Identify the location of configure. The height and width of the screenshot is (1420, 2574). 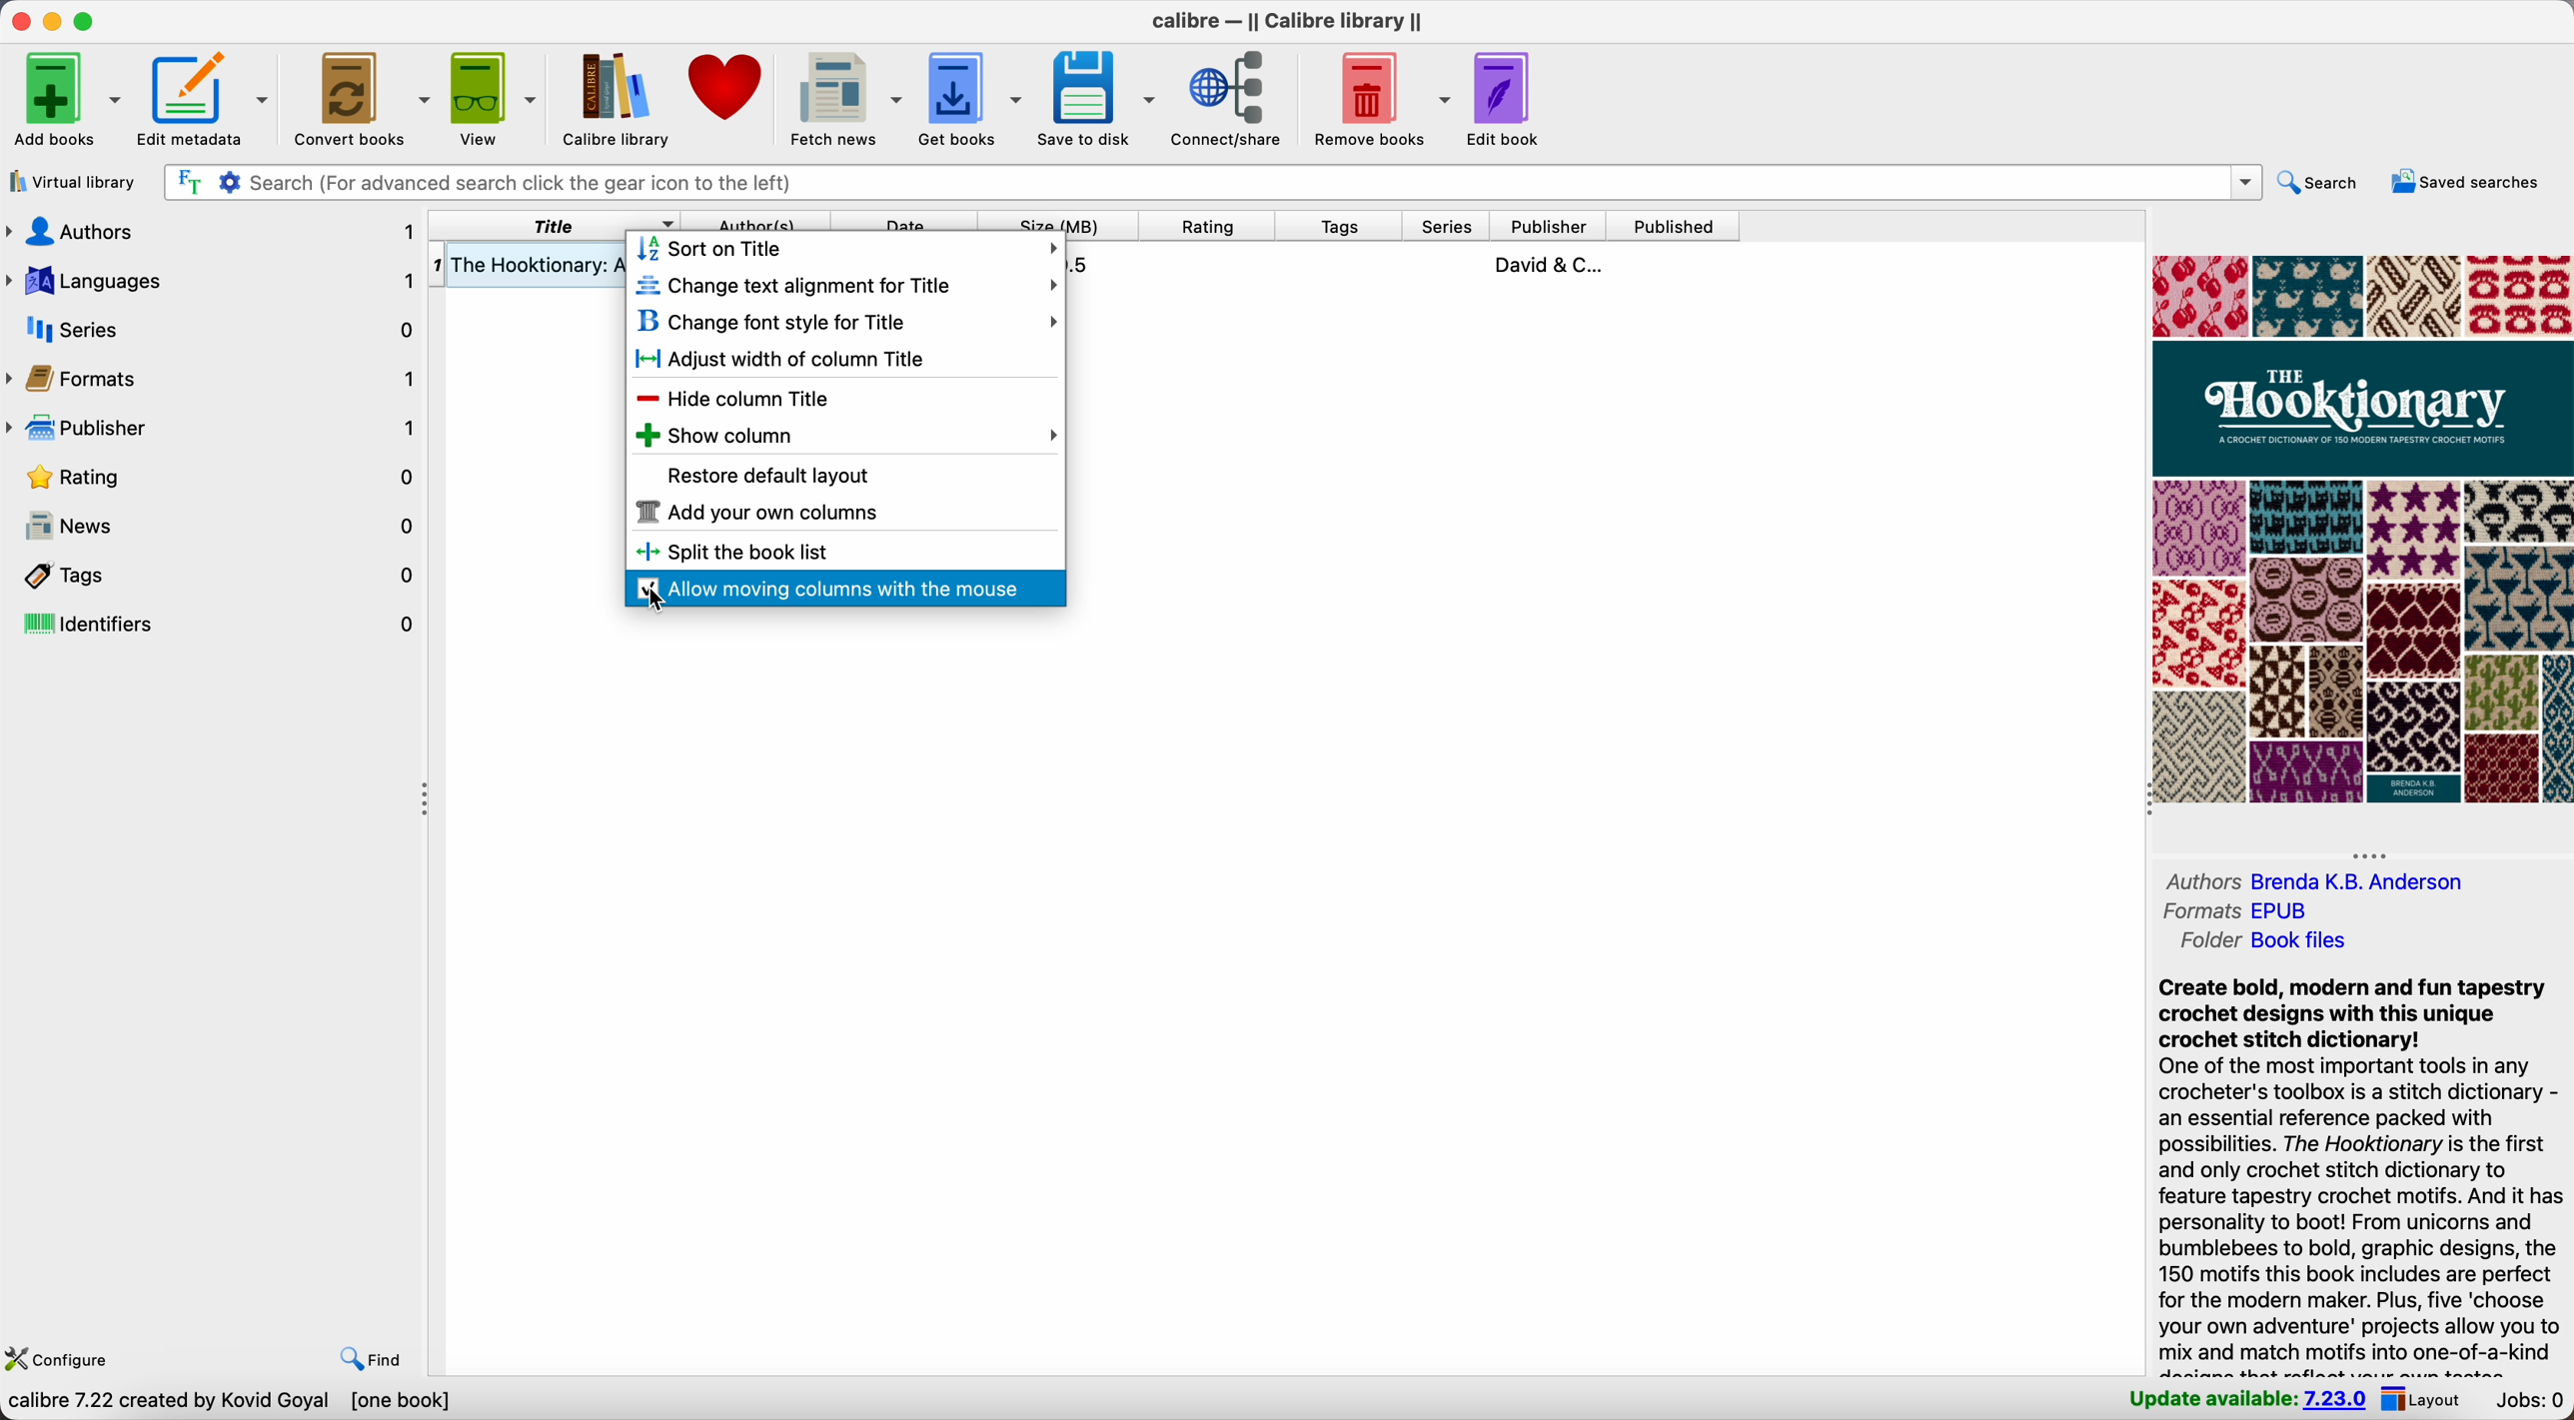
(60, 1359).